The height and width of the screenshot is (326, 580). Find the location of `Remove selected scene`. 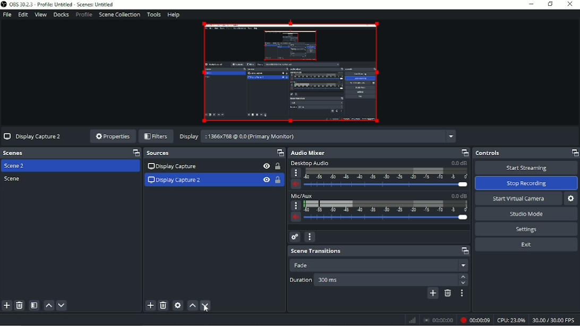

Remove selected scene is located at coordinates (19, 306).